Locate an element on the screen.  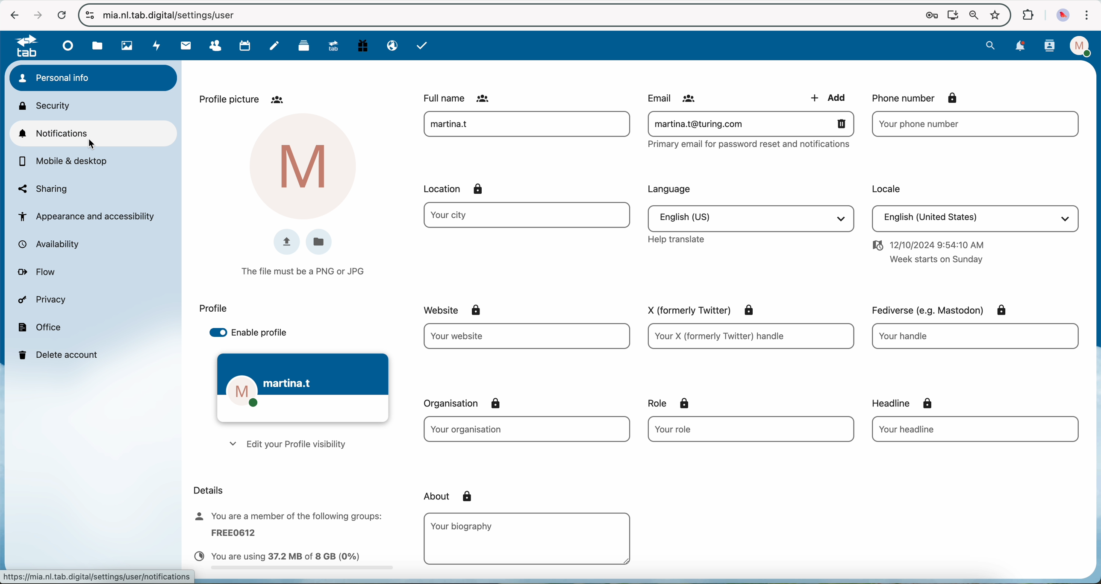
date and hour is located at coordinates (930, 251).